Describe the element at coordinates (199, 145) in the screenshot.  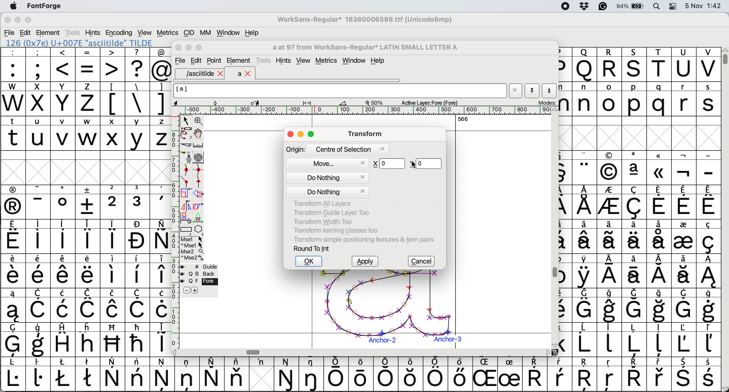
I see `measure distance` at that location.